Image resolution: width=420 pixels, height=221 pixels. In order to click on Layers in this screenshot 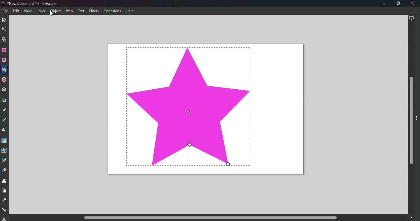, I will do `click(41, 11)`.